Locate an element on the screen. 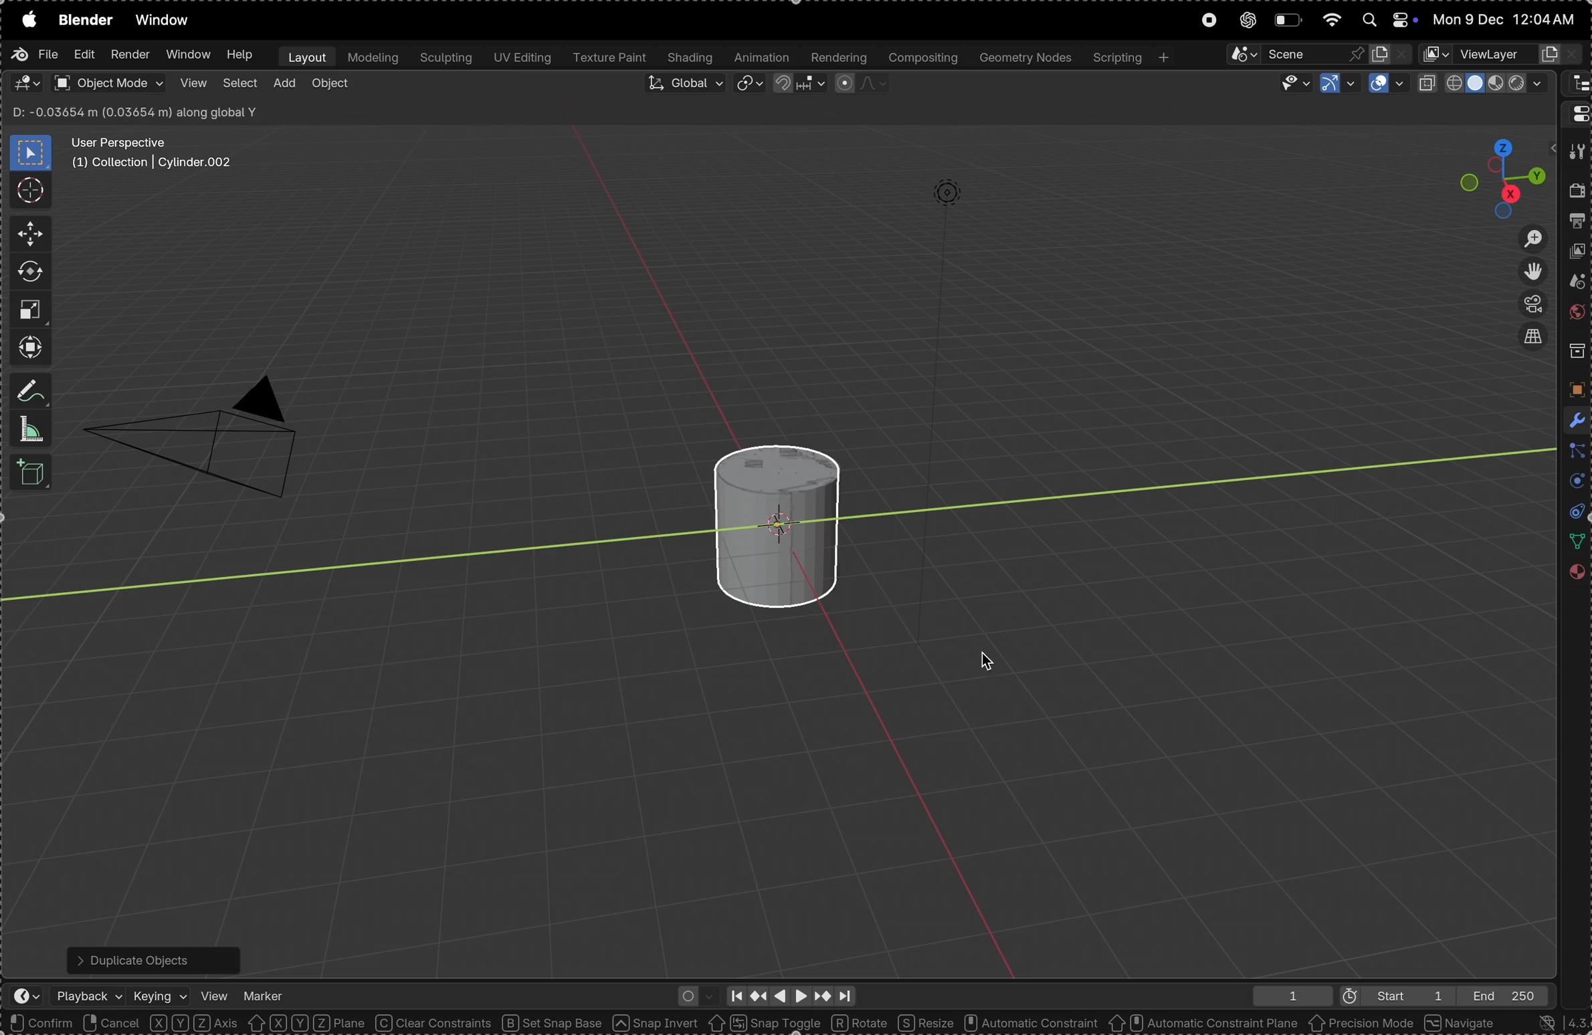  battery is located at coordinates (1287, 20).